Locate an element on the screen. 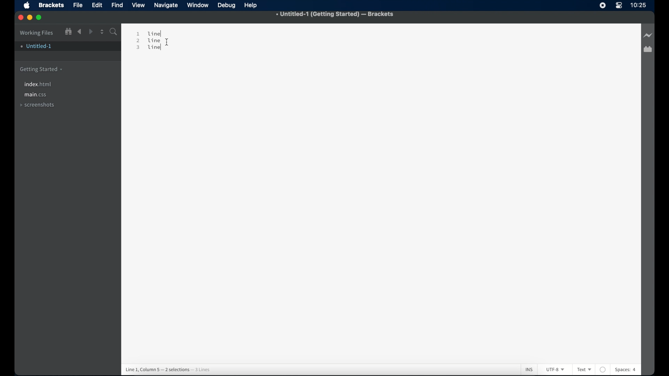  extension manager is located at coordinates (648, 49).